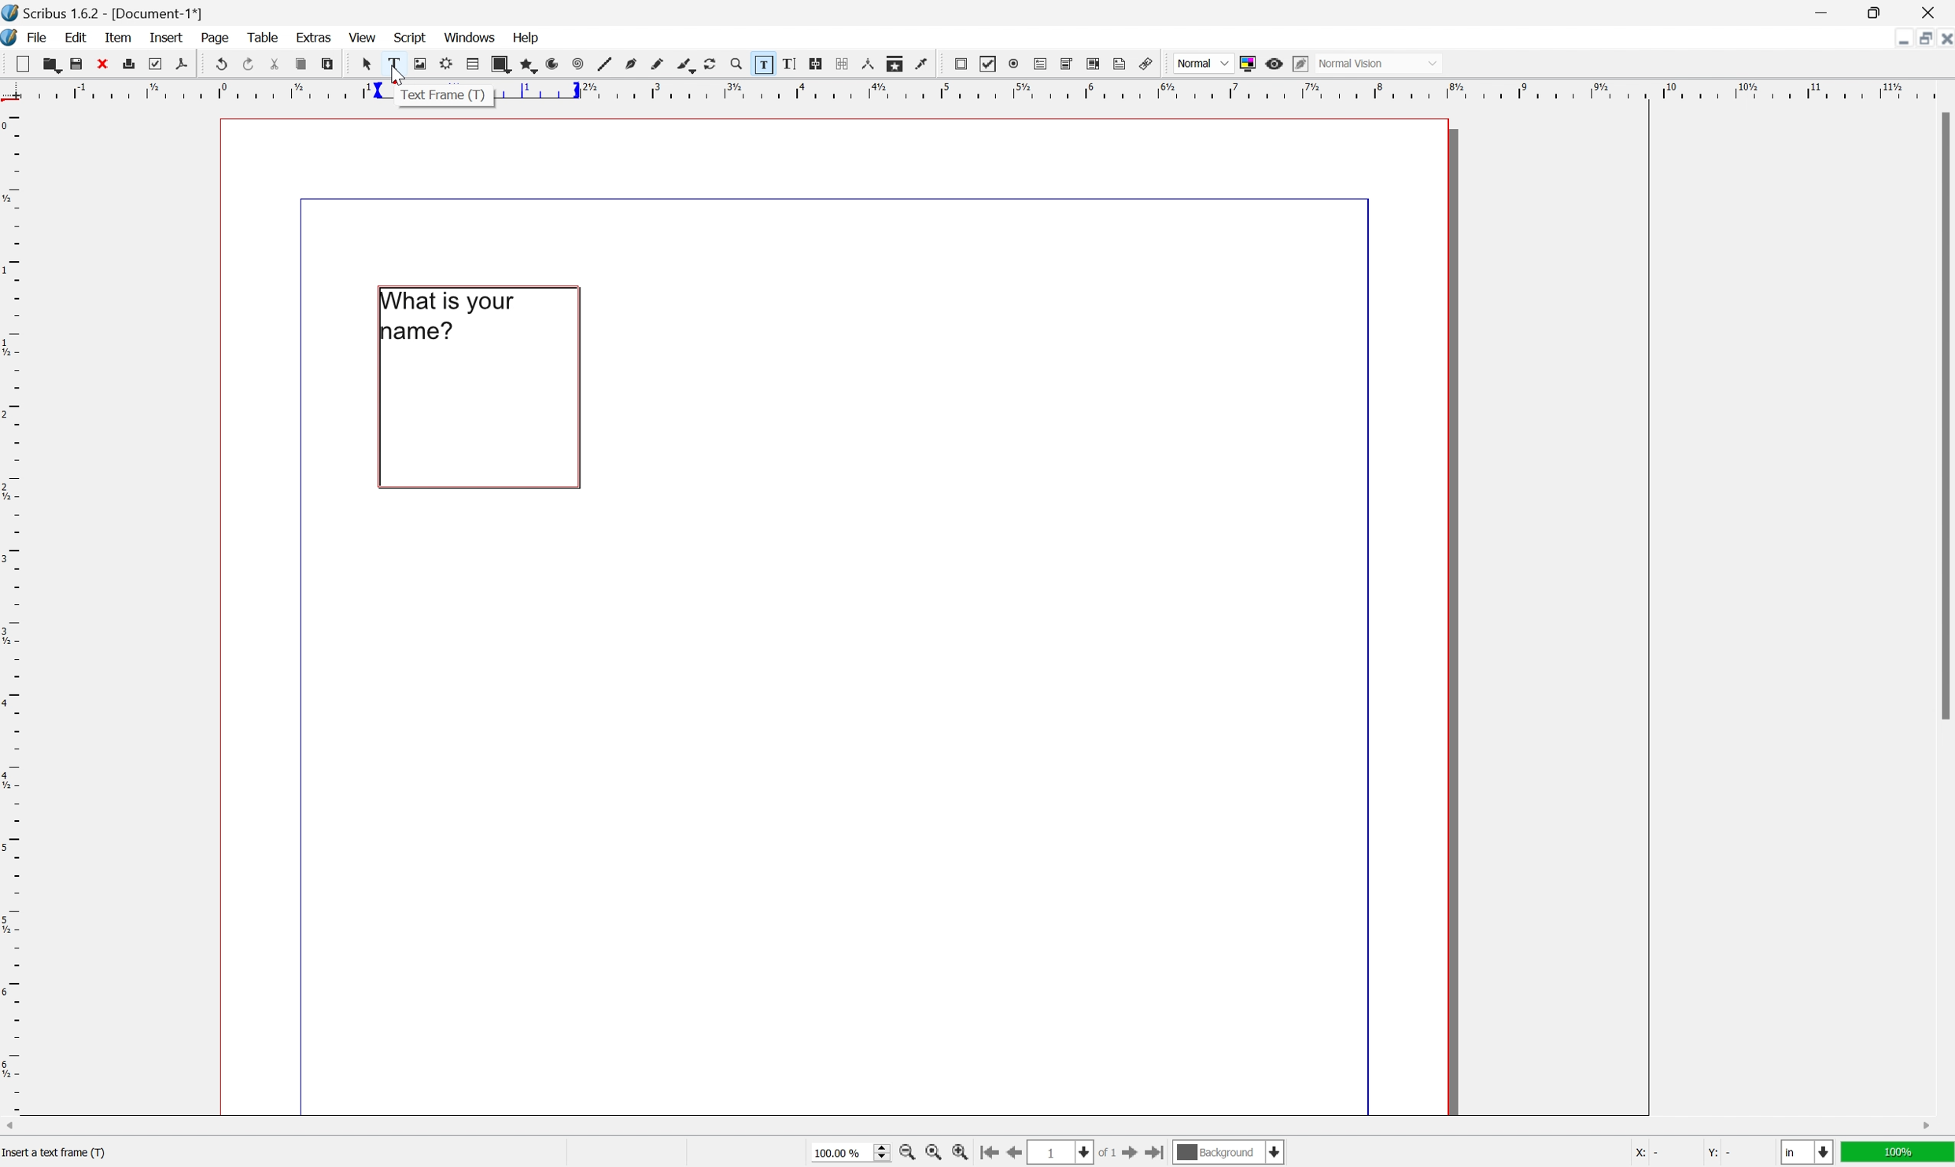 This screenshot has height=1167, width=1955. Describe the element at coordinates (24, 63) in the screenshot. I see `new` at that location.